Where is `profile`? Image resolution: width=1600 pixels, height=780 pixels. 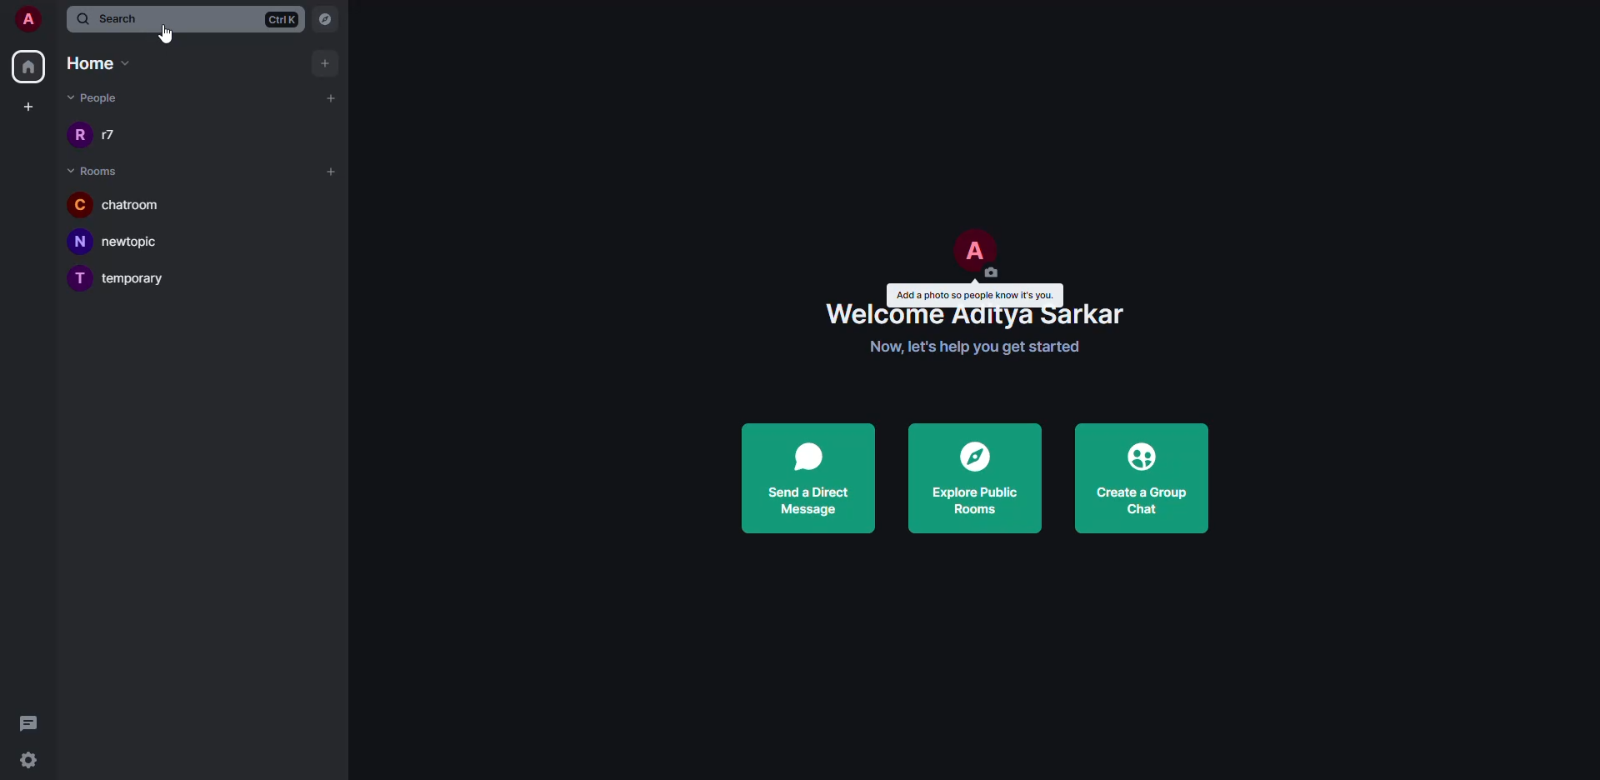
profile is located at coordinates (973, 251).